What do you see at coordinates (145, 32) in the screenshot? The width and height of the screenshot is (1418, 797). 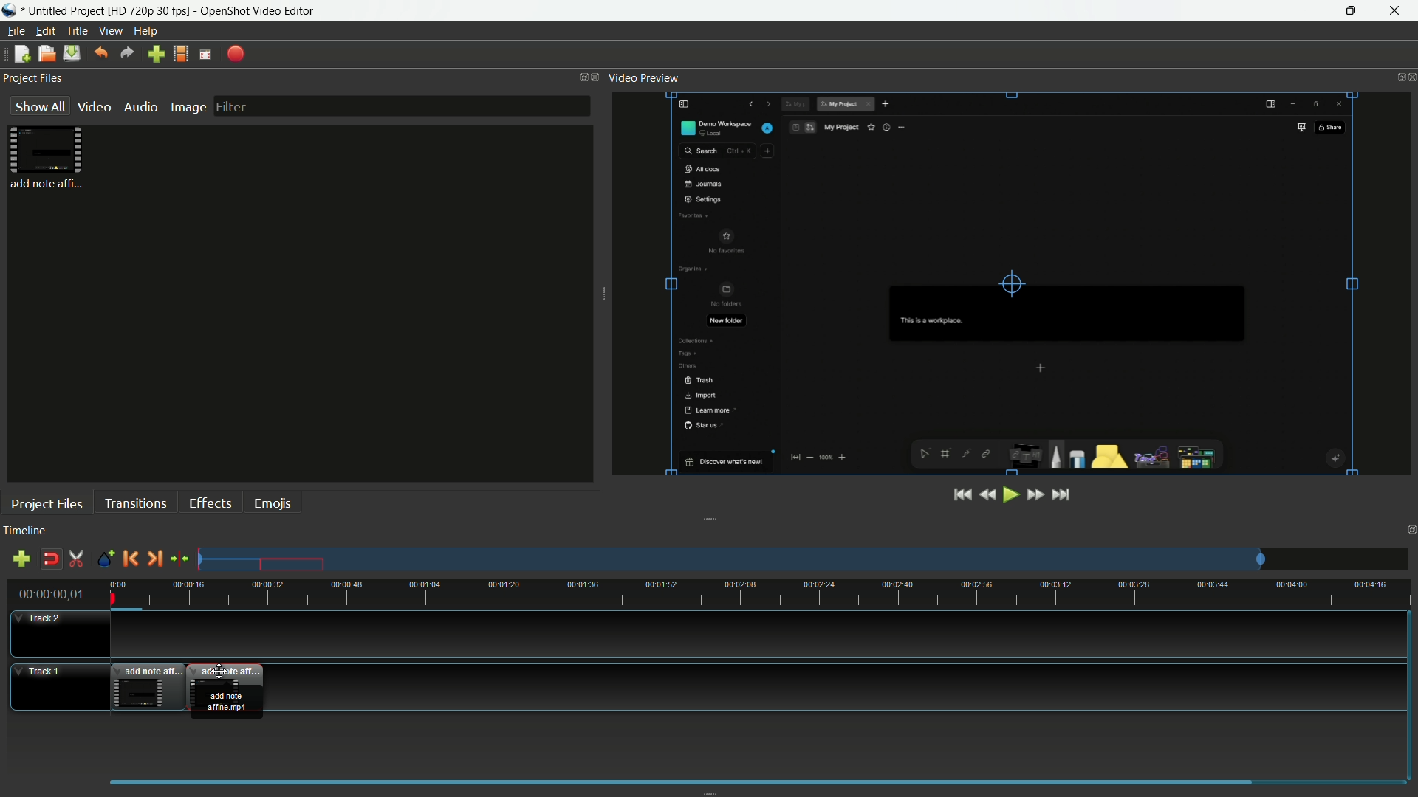 I see `help menu` at bounding box center [145, 32].